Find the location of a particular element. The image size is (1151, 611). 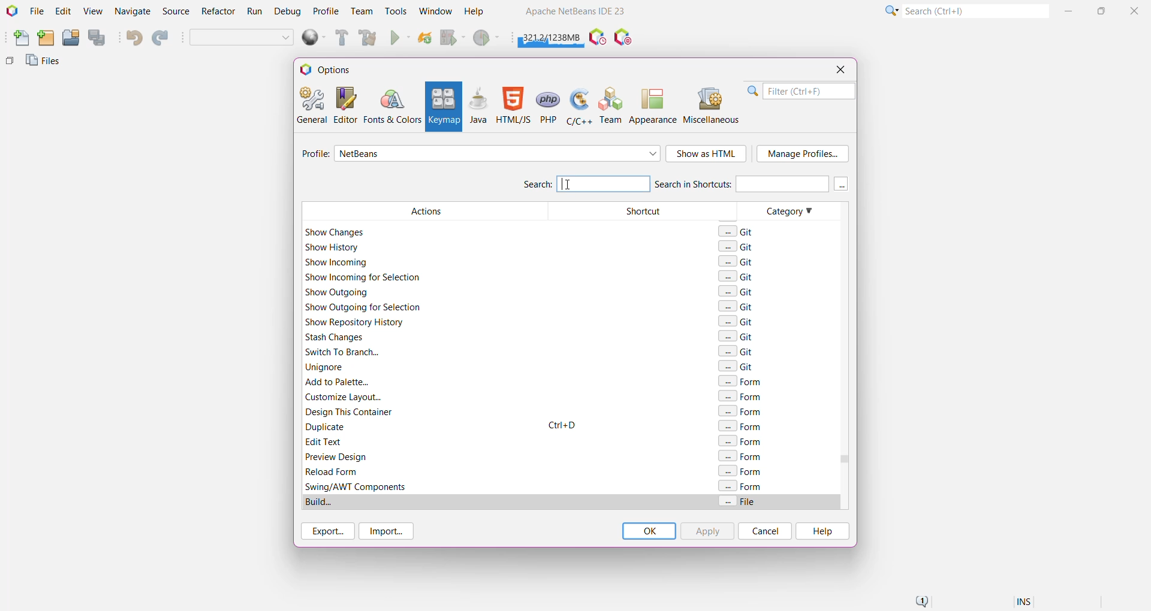

Miscellaneous is located at coordinates (713, 105).